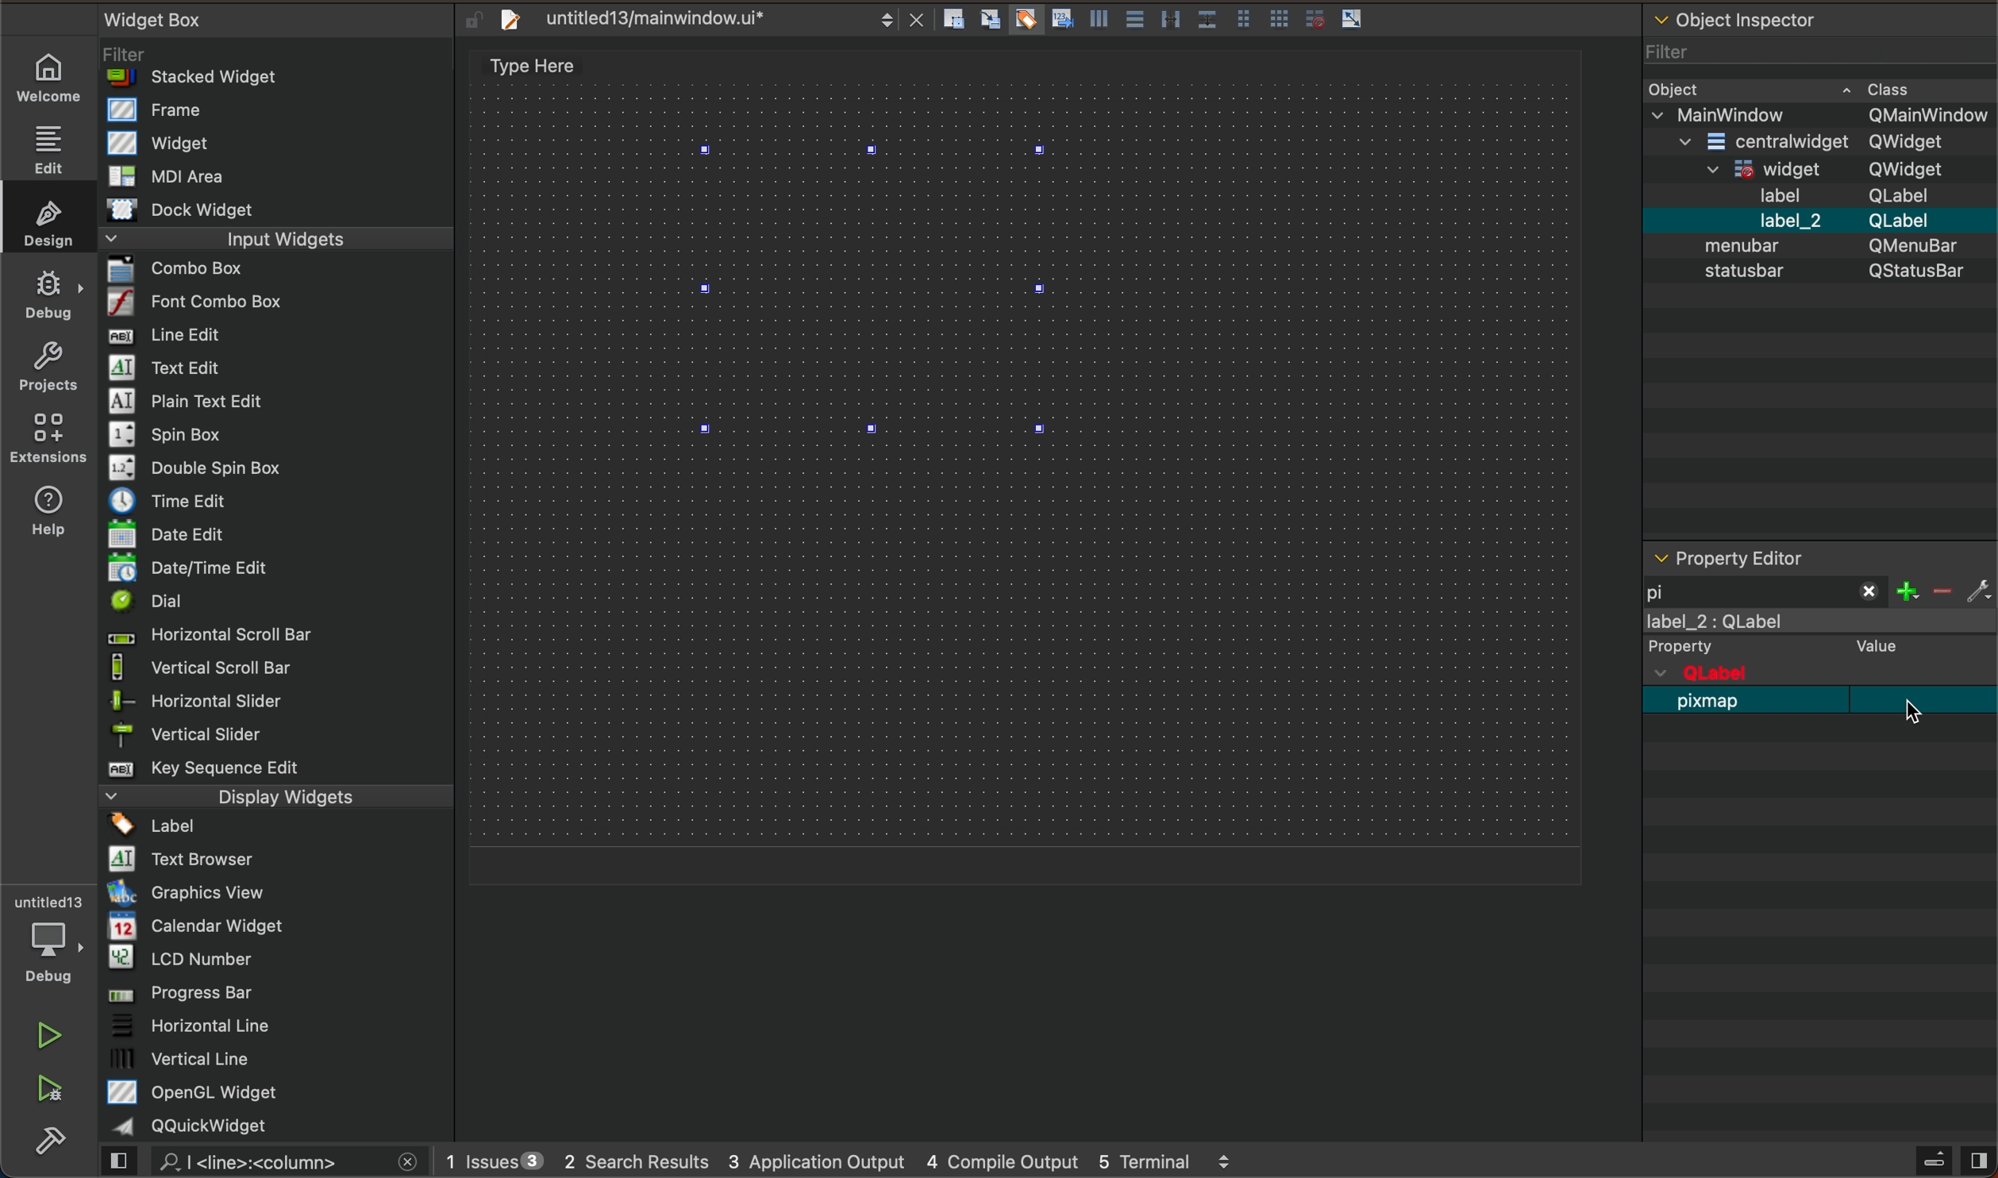  What do you see at coordinates (46, 364) in the screenshot?
I see `projects` at bounding box center [46, 364].